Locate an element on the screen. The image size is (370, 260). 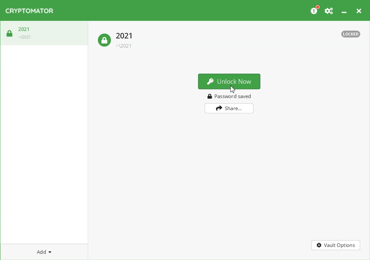
Password saved is located at coordinates (228, 96).